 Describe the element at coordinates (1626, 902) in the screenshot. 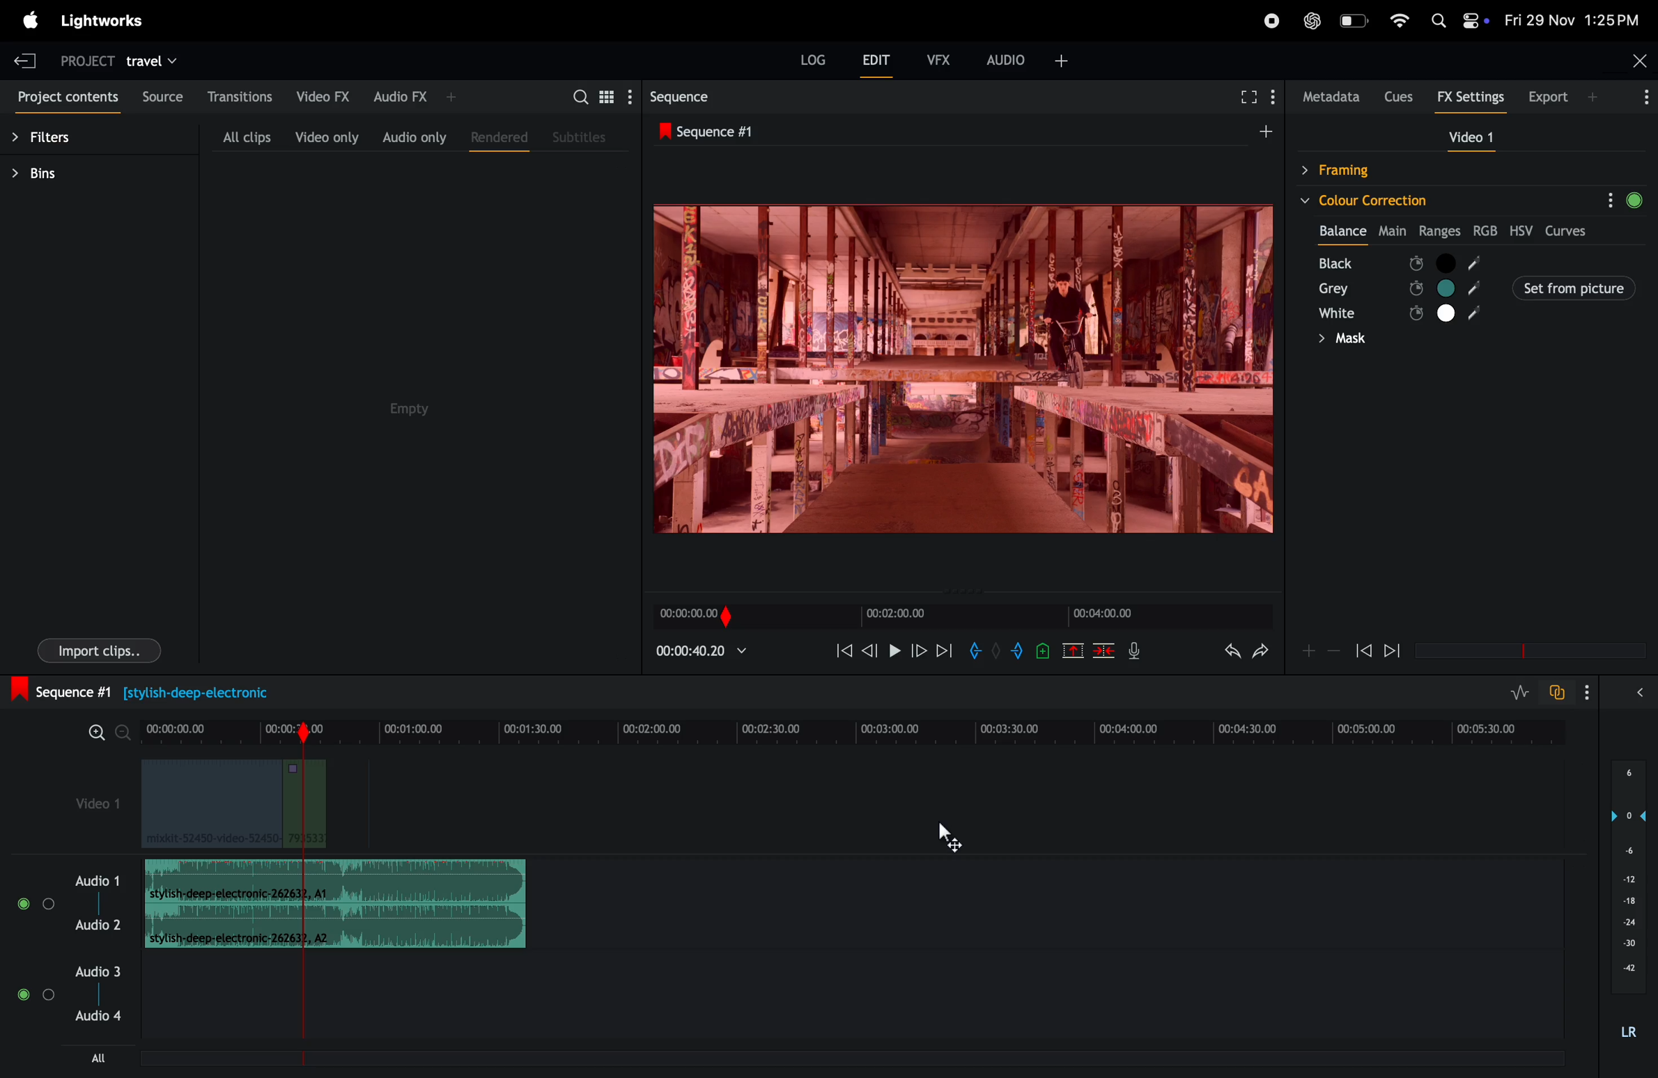

I see `audio pitch` at that location.